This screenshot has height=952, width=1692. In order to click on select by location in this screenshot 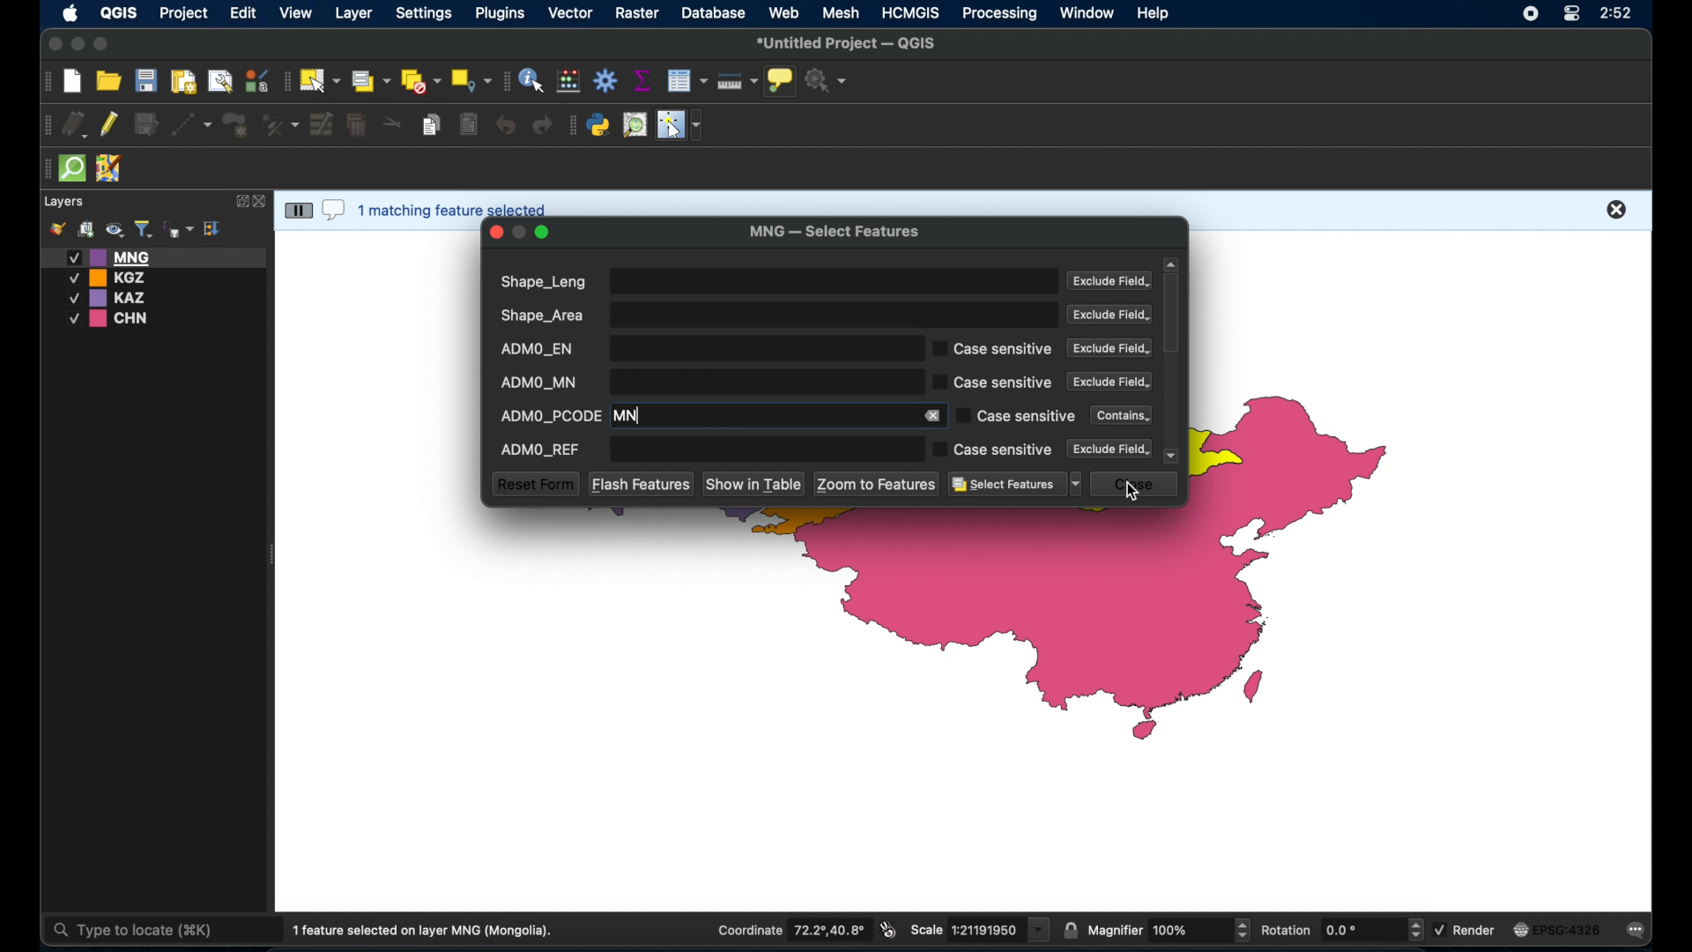, I will do `click(471, 81)`.